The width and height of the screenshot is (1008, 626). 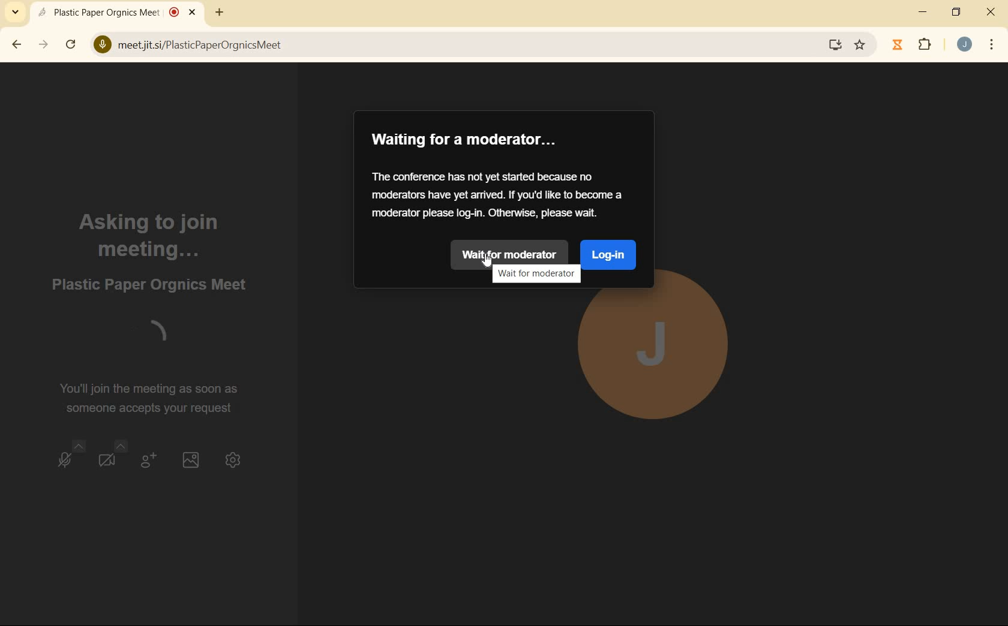 I want to click on Plastic Paper Orgnics Meet, so click(x=150, y=284).